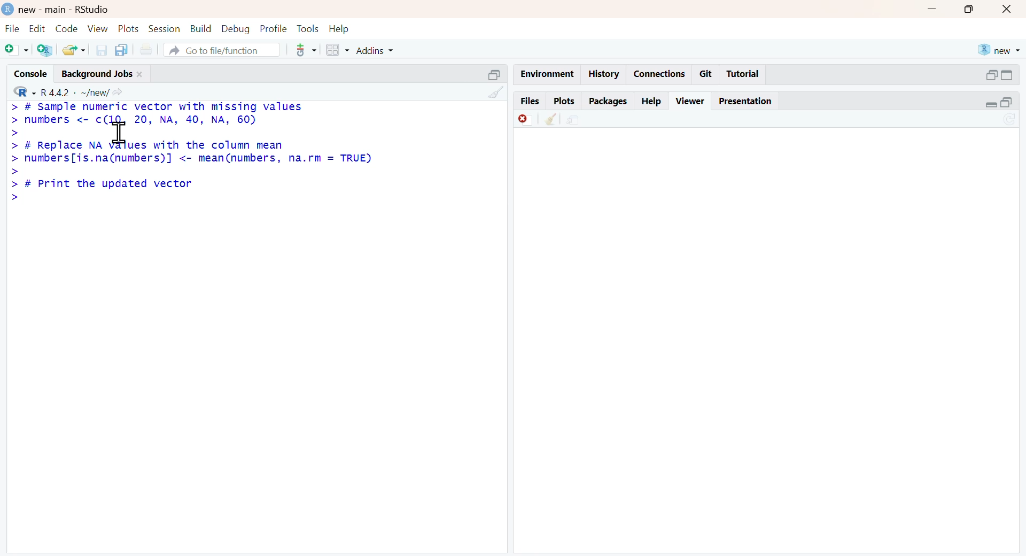 This screenshot has width=1026, height=556. Describe the element at coordinates (690, 101) in the screenshot. I see `viewer` at that location.